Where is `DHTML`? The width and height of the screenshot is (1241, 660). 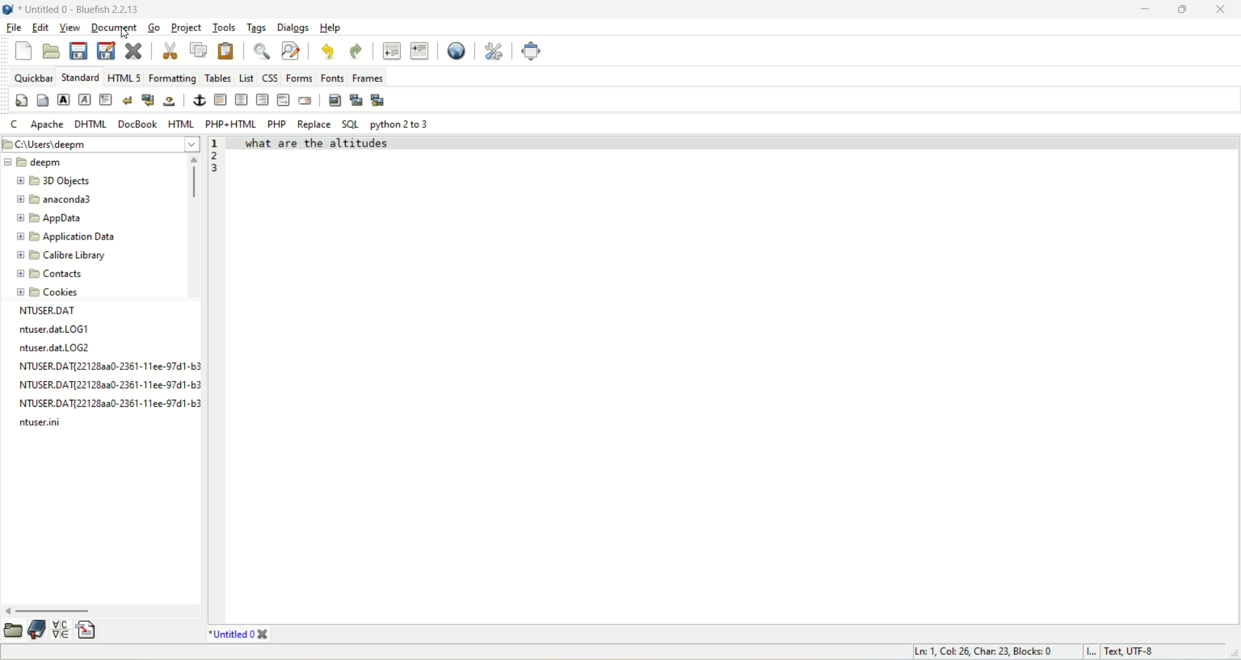 DHTML is located at coordinates (89, 123).